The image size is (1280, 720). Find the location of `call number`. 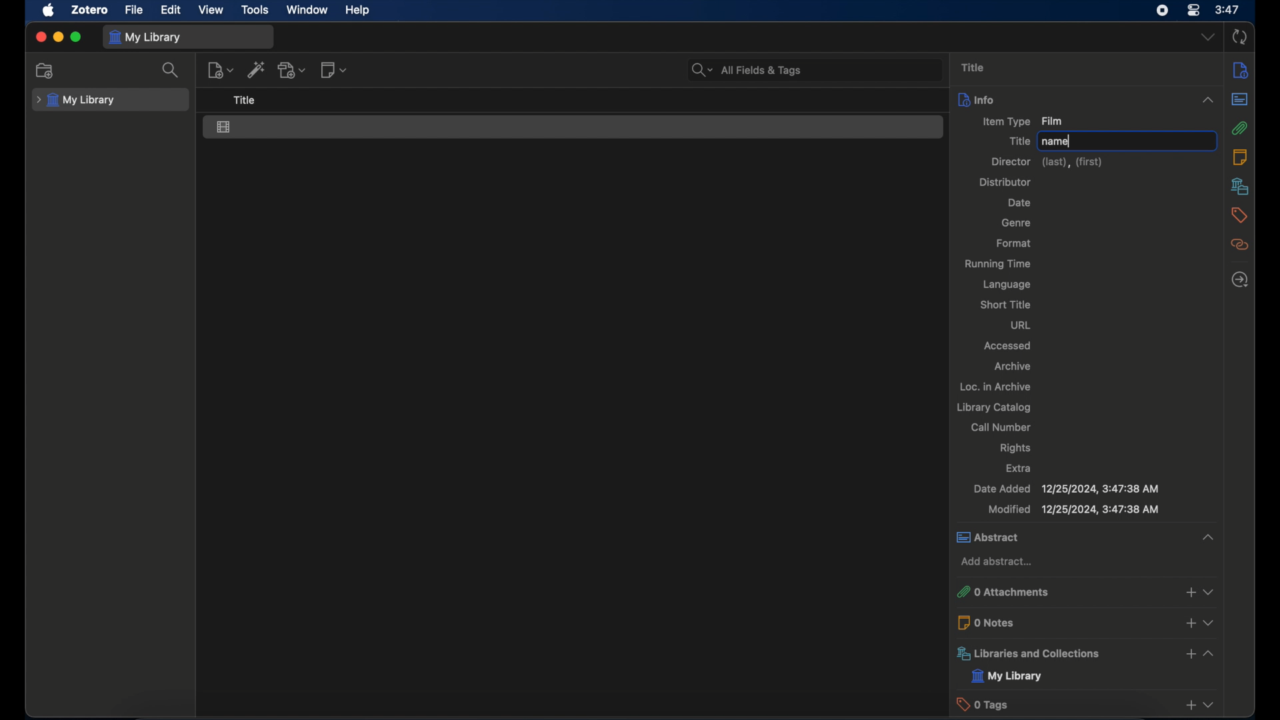

call number is located at coordinates (1003, 427).